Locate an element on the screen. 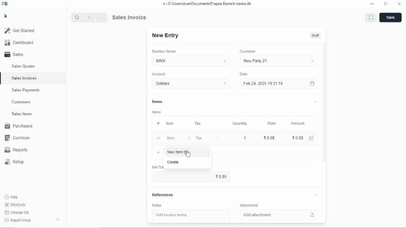 The image size is (406, 228). Date is located at coordinates (244, 74).